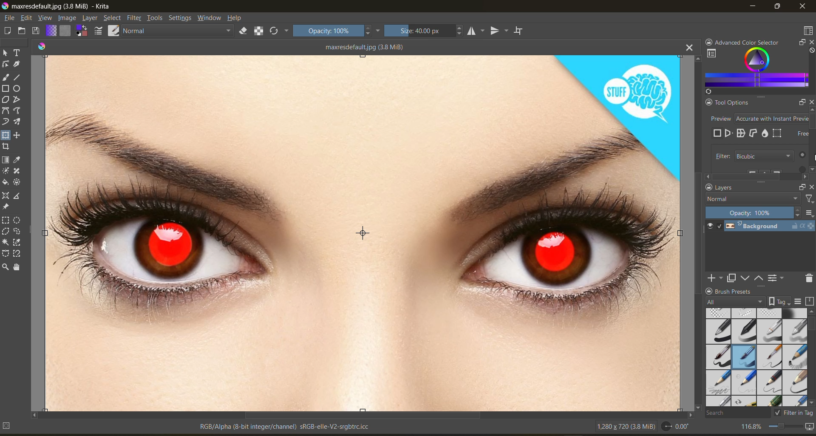 Image resolution: width=816 pixels, height=436 pixels. What do you see at coordinates (759, 156) in the screenshot?
I see `filter` at bounding box center [759, 156].